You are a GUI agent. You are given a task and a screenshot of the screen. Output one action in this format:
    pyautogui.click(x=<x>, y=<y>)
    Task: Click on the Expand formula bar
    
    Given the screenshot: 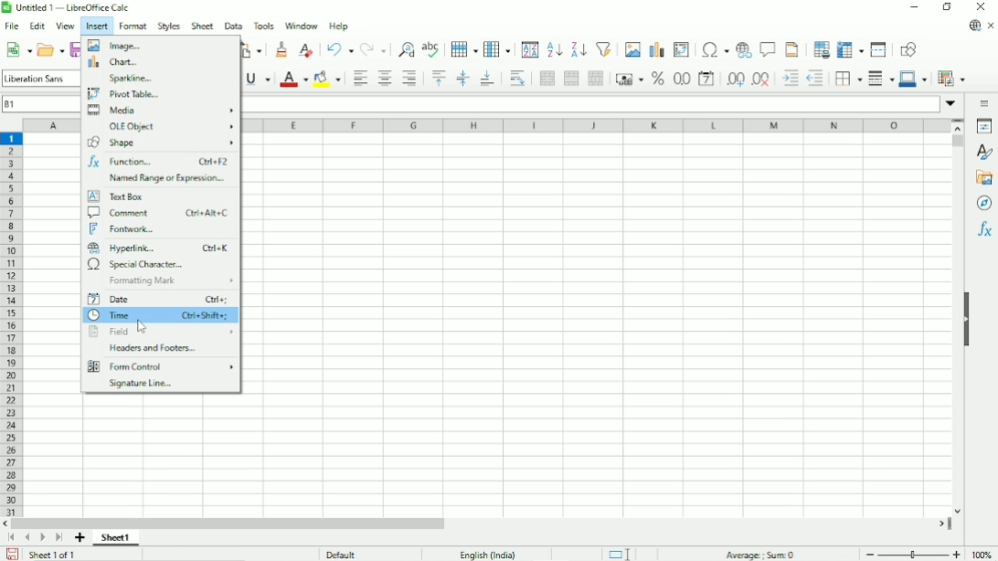 What is the action you would take?
    pyautogui.click(x=950, y=104)
    